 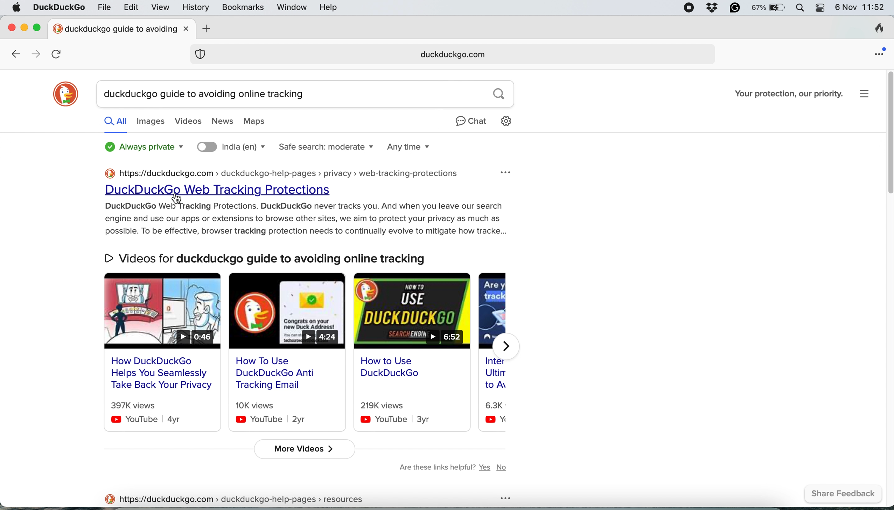 I want to click on new tab, so click(x=114, y=28).